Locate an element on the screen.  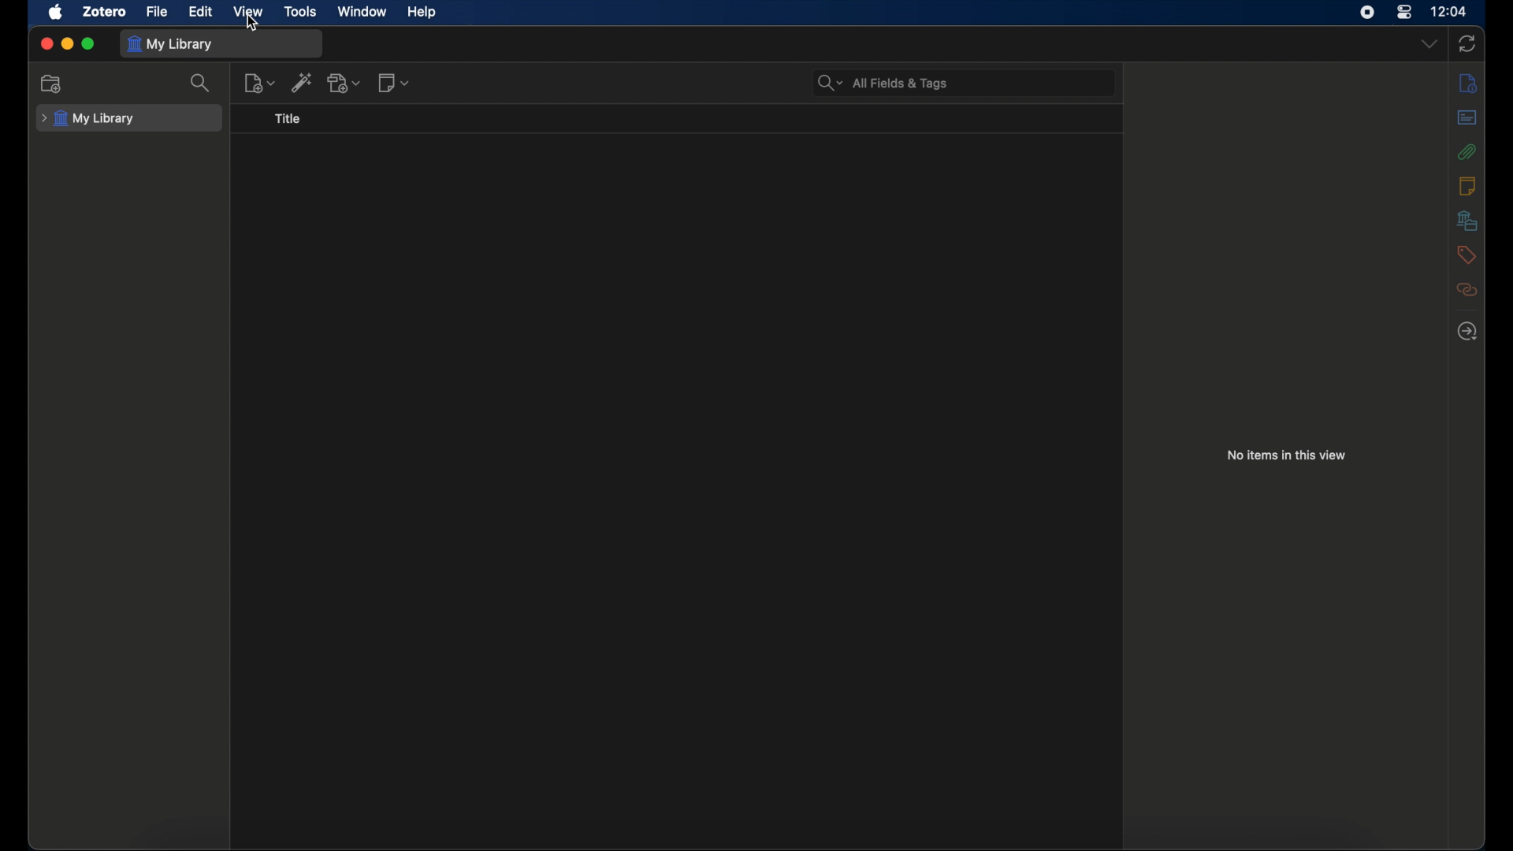
apple  is located at coordinates (56, 12).